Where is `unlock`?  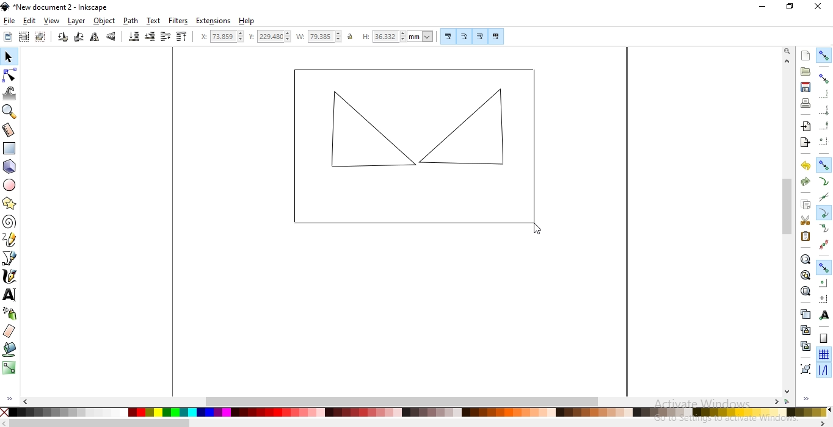
unlock is located at coordinates (351, 36).